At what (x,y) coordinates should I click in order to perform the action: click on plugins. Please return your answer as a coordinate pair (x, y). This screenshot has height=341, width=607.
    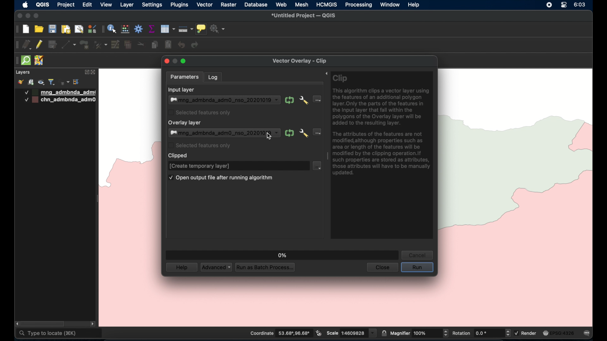
    Looking at the image, I should click on (179, 4).